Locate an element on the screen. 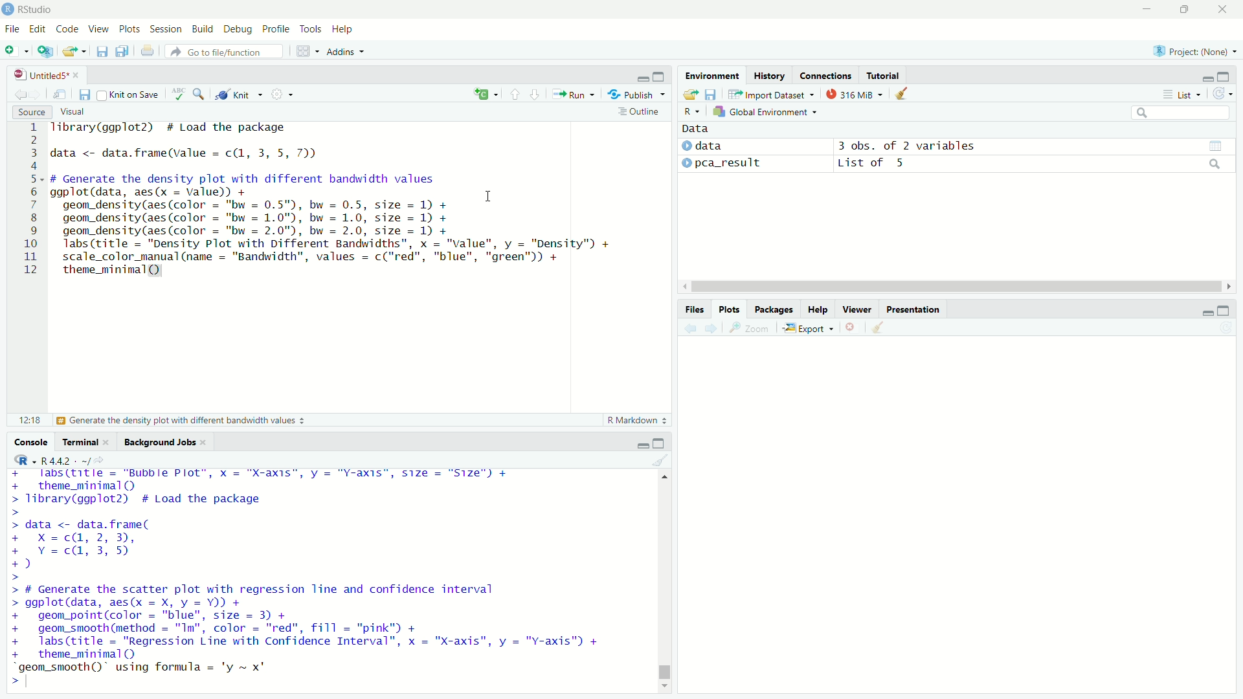 This screenshot has width=1243, height=699. Connections is located at coordinates (824, 74).